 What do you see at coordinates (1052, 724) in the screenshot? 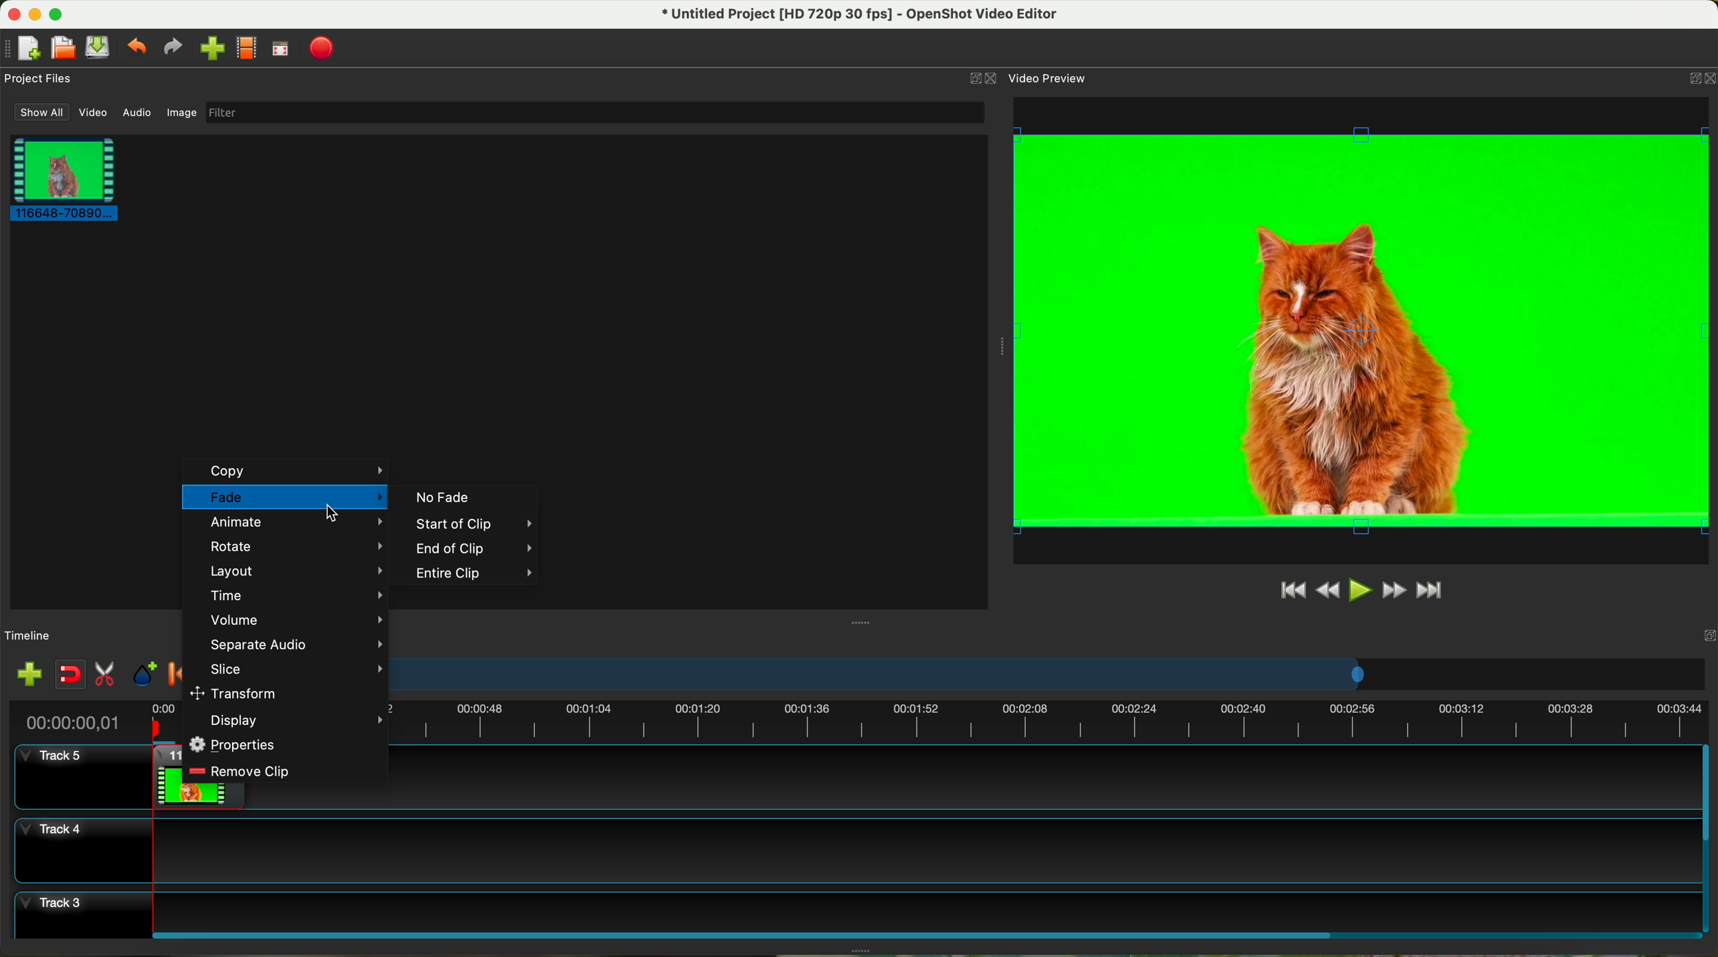
I see `timeline` at bounding box center [1052, 724].